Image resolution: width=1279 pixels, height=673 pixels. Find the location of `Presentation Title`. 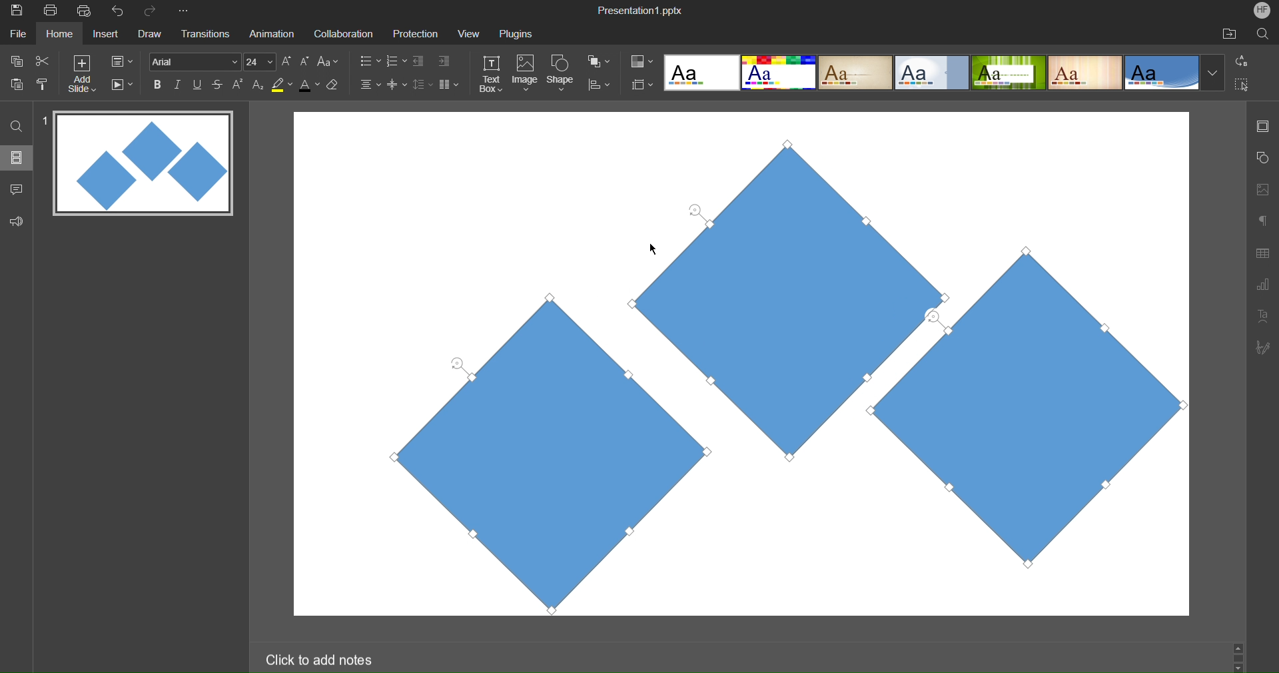

Presentation Title is located at coordinates (642, 9).